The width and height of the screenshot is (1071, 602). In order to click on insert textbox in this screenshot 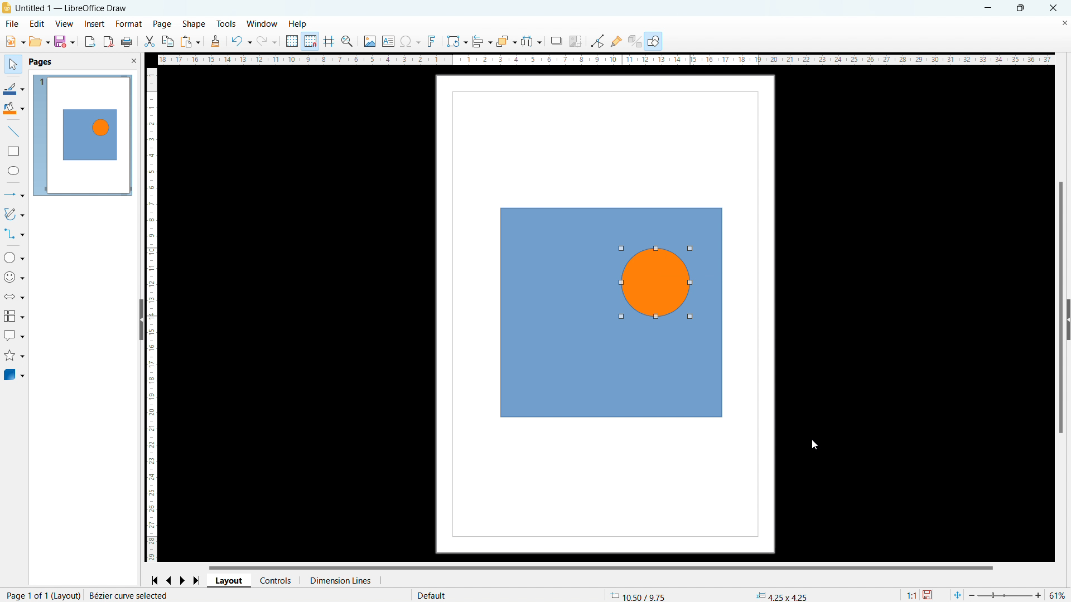, I will do `click(388, 42)`.